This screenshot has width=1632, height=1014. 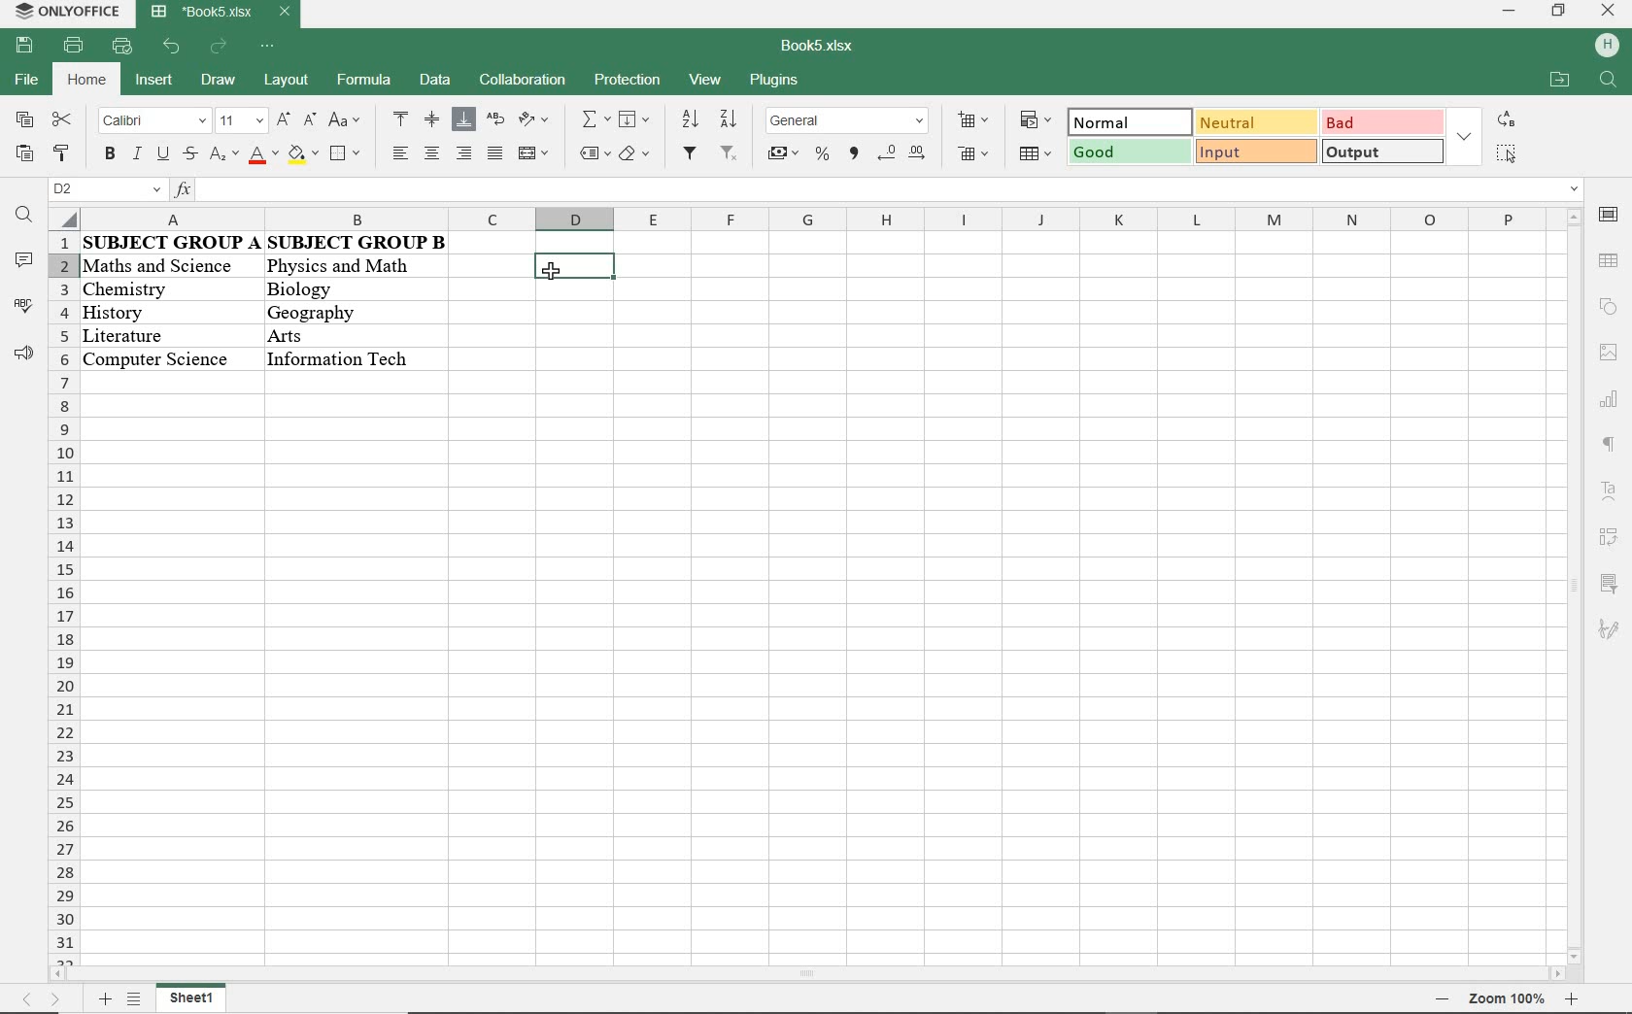 What do you see at coordinates (89, 79) in the screenshot?
I see `home` at bounding box center [89, 79].